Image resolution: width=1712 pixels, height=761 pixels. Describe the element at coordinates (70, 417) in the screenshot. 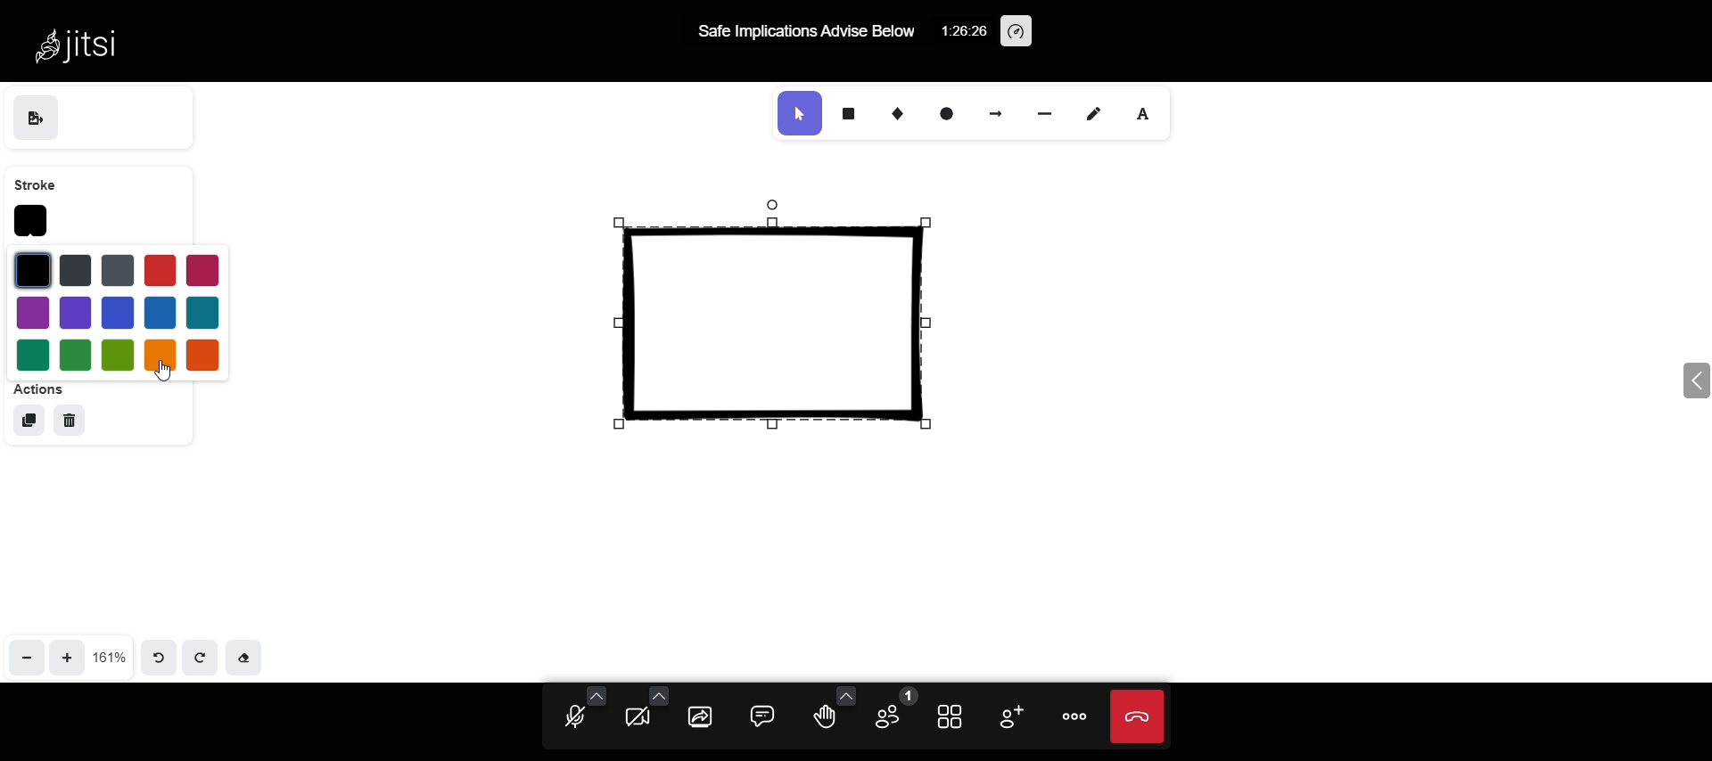

I see `delete` at that location.